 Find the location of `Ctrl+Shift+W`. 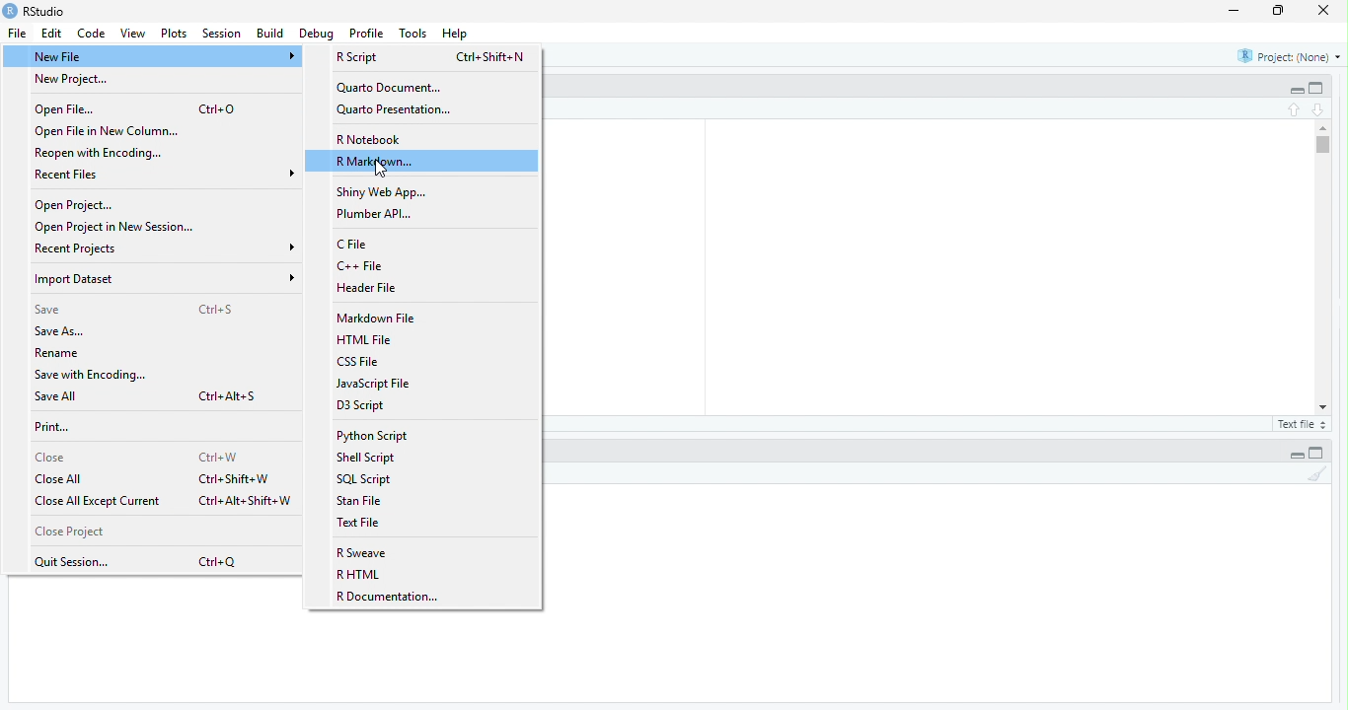

Ctrl+Shift+W is located at coordinates (237, 478).